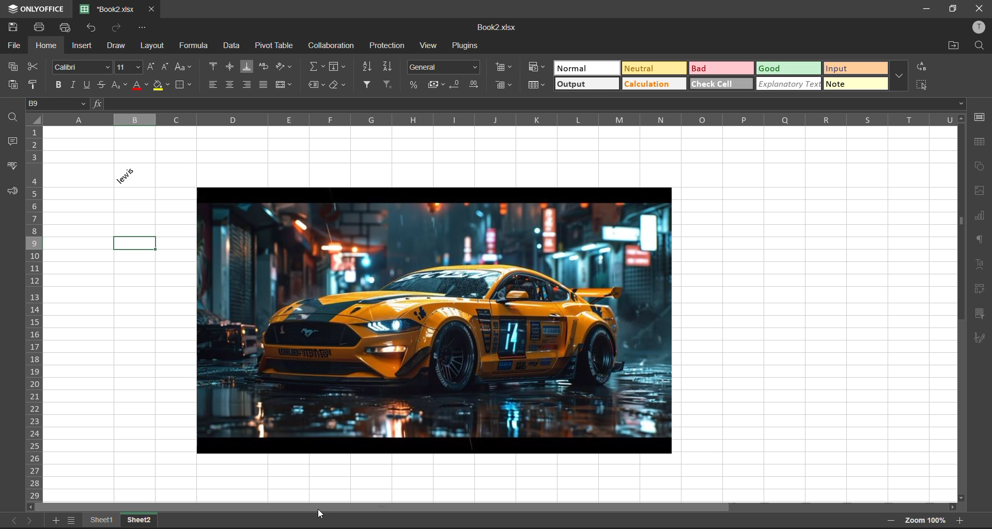 This screenshot has width=992, height=529. What do you see at coordinates (853, 68) in the screenshot?
I see `input` at bounding box center [853, 68].